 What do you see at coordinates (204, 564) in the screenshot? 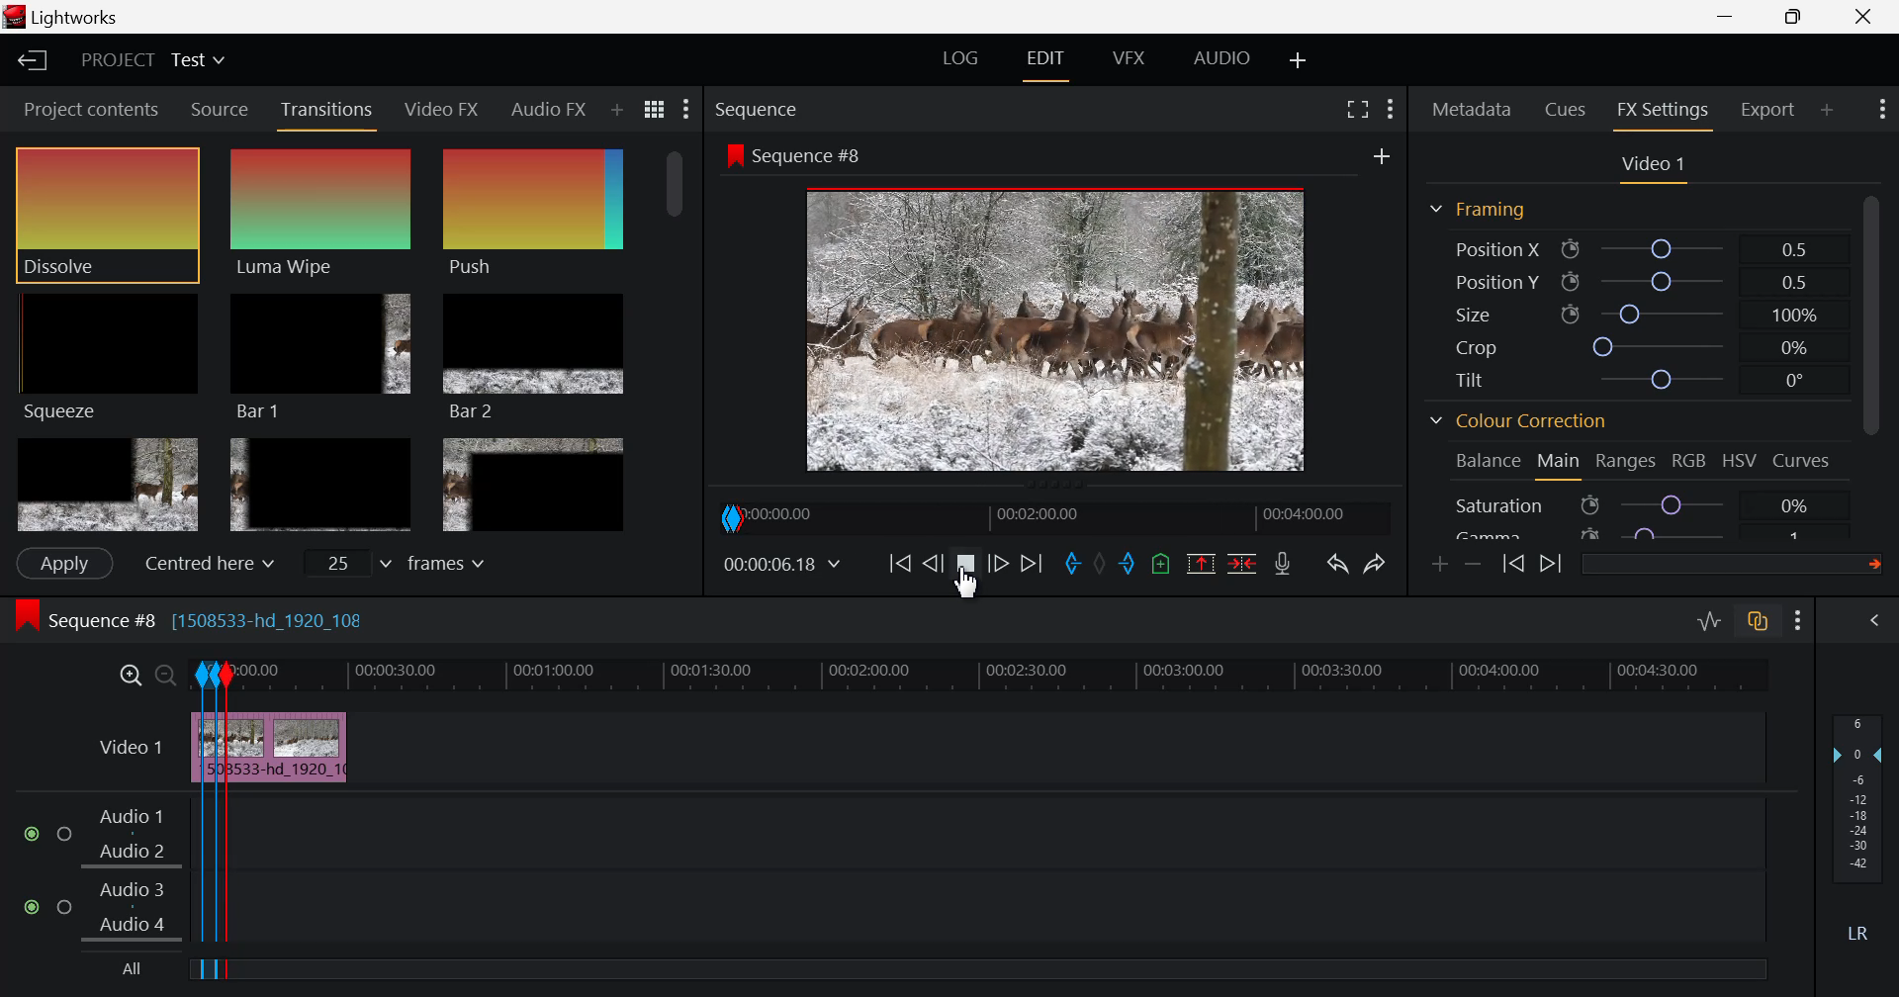
I see `Centered here` at bounding box center [204, 564].